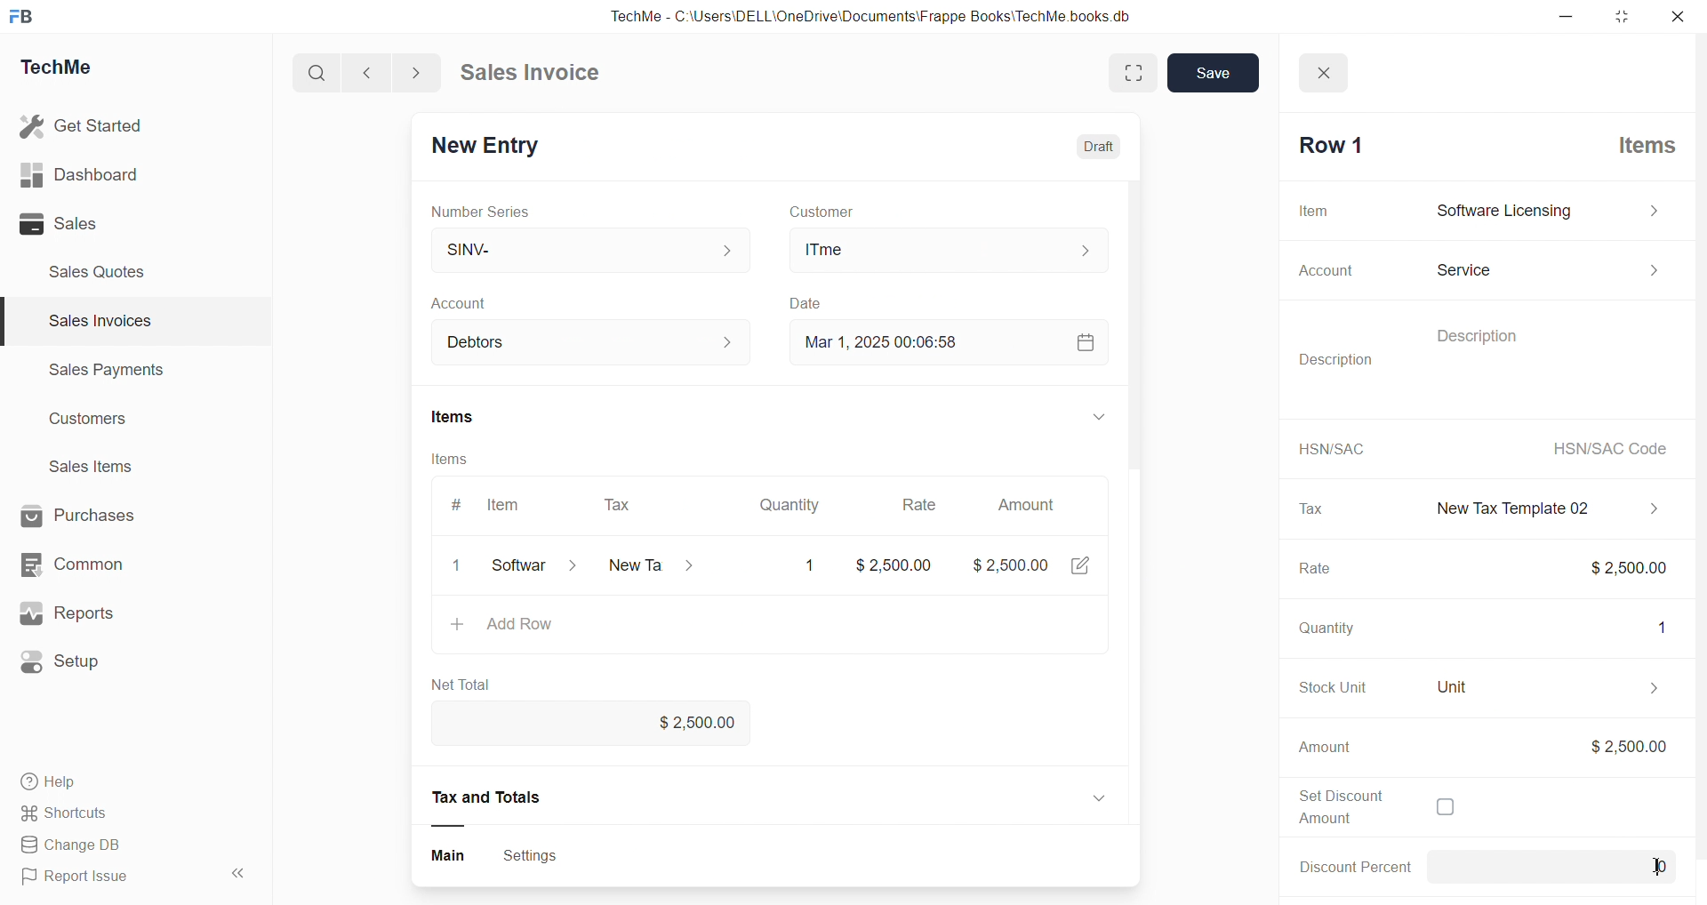  What do you see at coordinates (1321, 630) in the screenshot?
I see `Quantity` at bounding box center [1321, 630].